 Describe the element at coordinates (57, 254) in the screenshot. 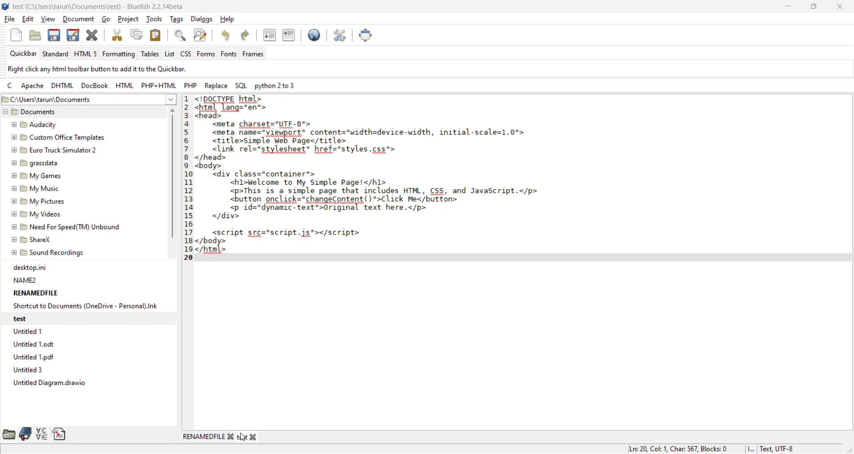

I see `sound recordings` at that location.